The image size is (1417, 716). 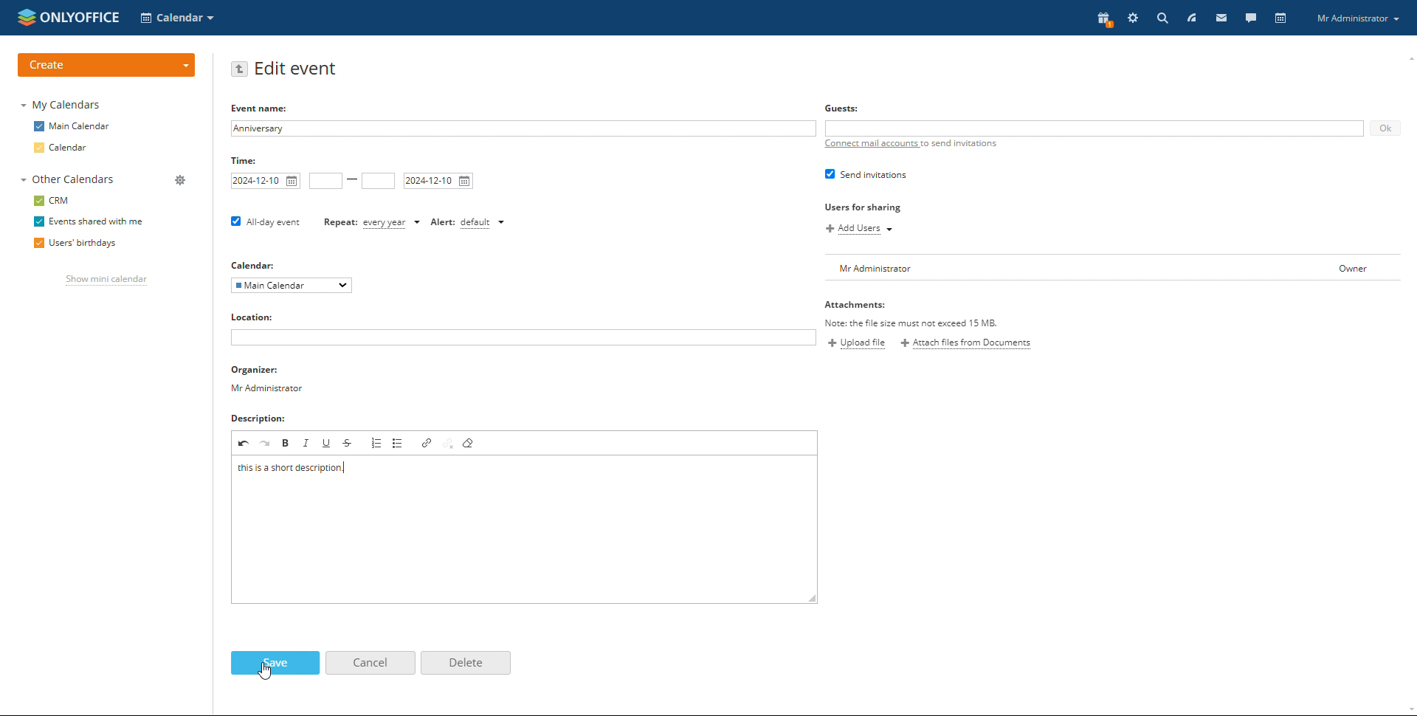 I want to click on present, so click(x=1102, y=20).